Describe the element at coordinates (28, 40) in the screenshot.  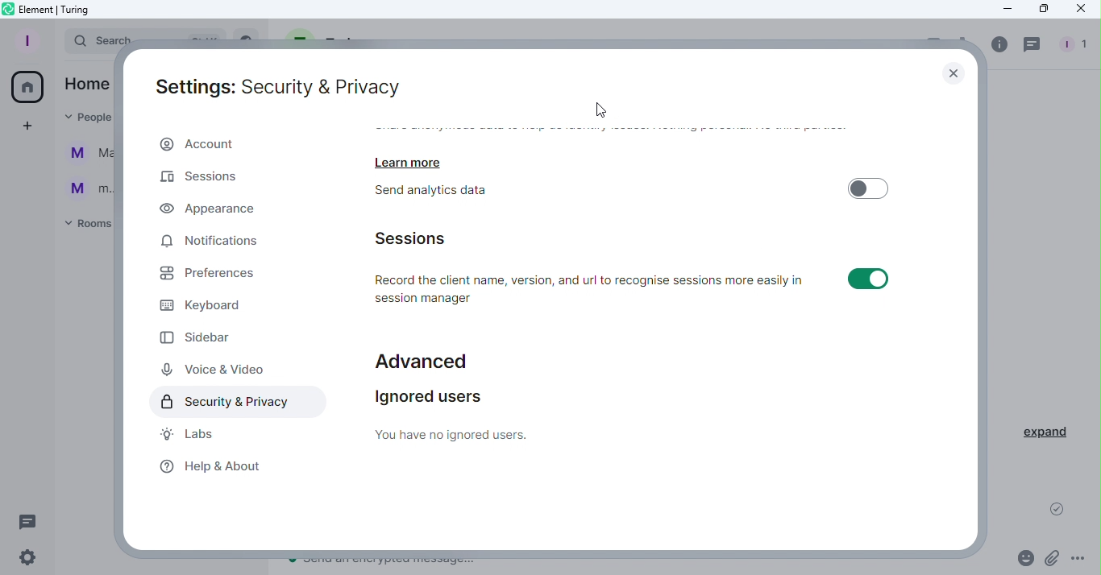
I see `Profile` at that location.